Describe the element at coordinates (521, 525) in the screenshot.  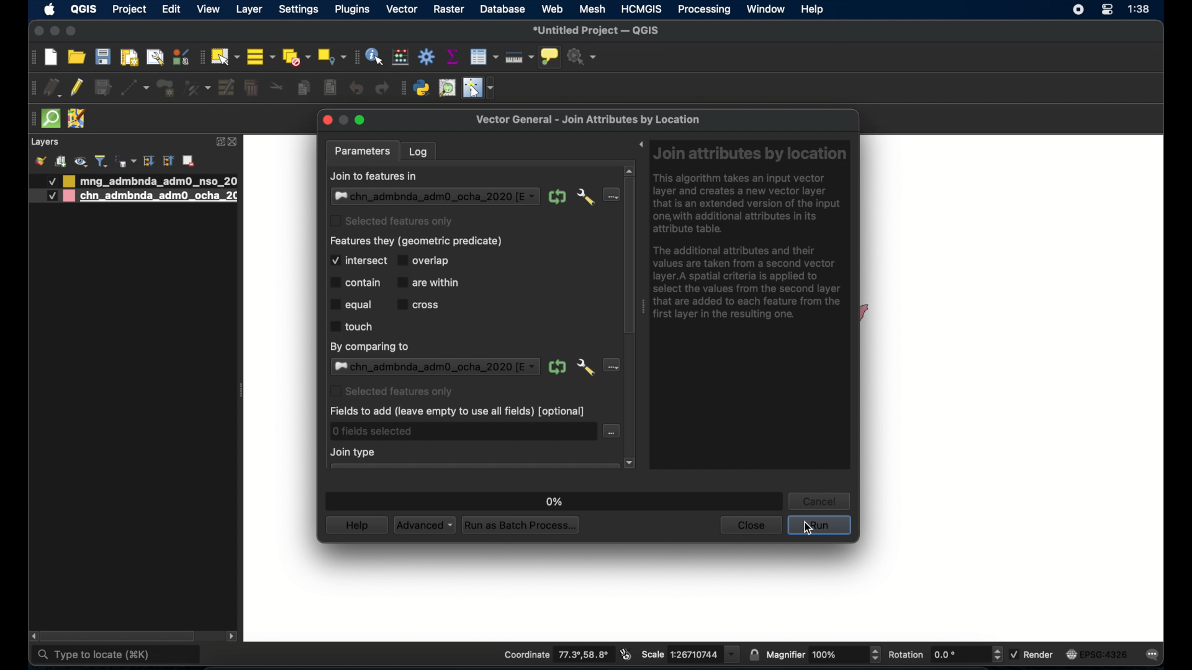
I see `run as batch process` at that location.